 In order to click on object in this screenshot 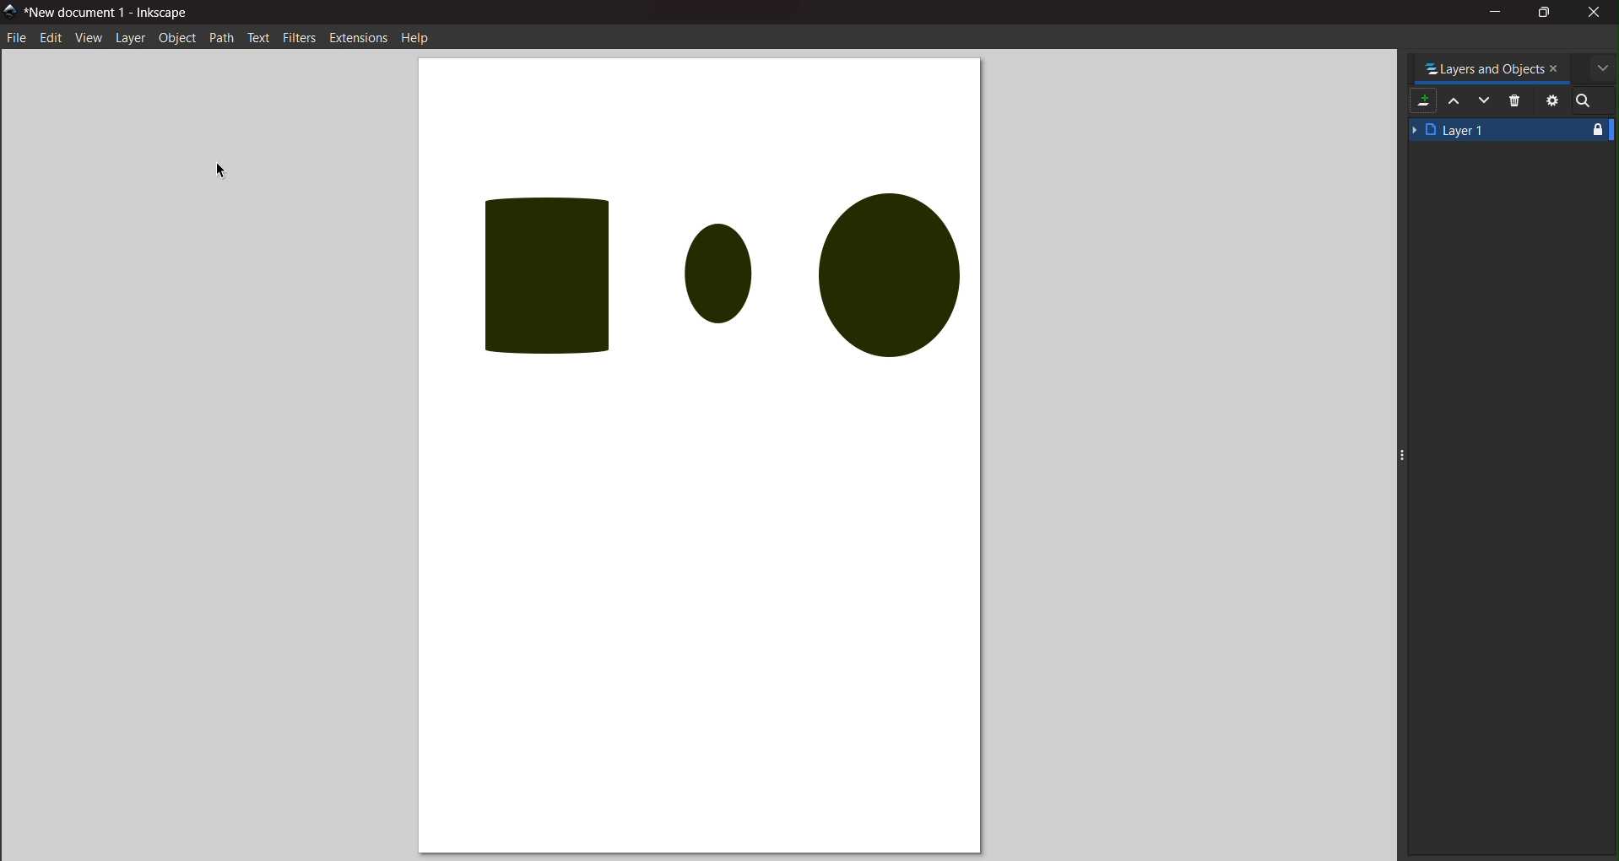, I will do `click(176, 37)`.